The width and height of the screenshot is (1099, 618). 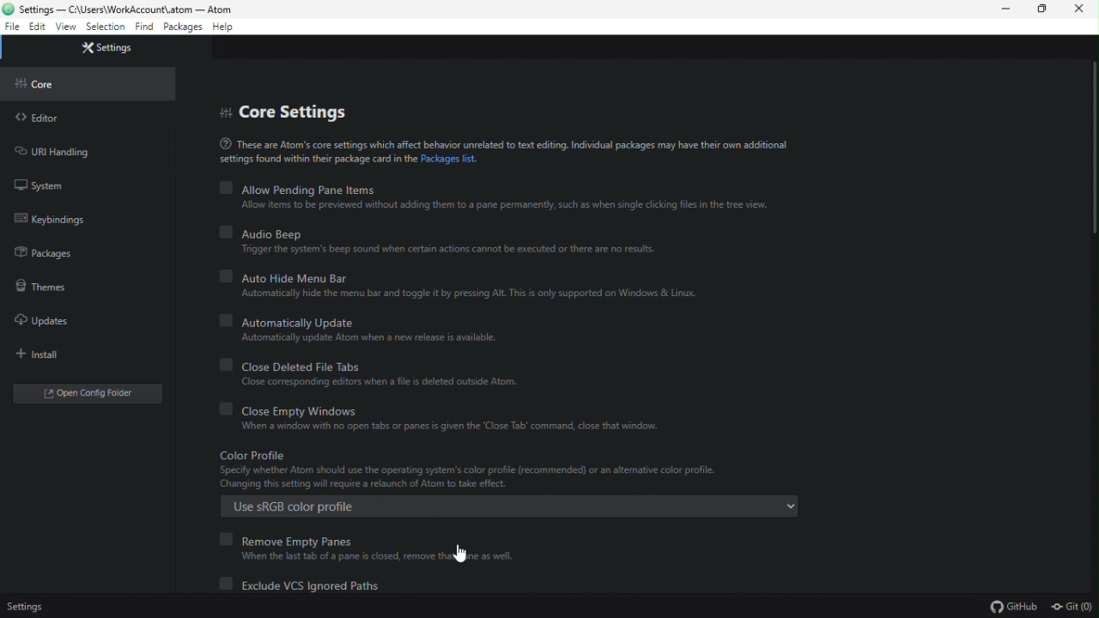 What do you see at coordinates (55, 220) in the screenshot?
I see `keybinding` at bounding box center [55, 220].